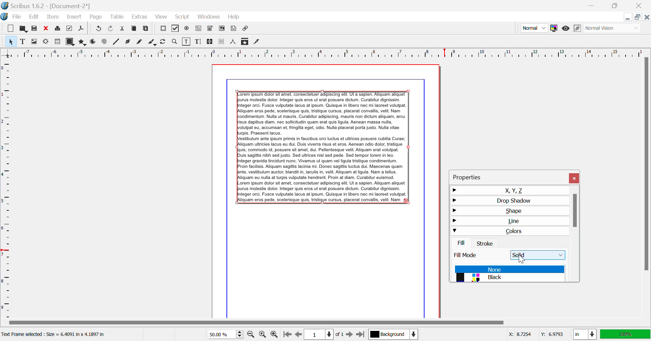 The image size is (651, 341). What do you see at coordinates (222, 42) in the screenshot?
I see `Delink Frames` at bounding box center [222, 42].